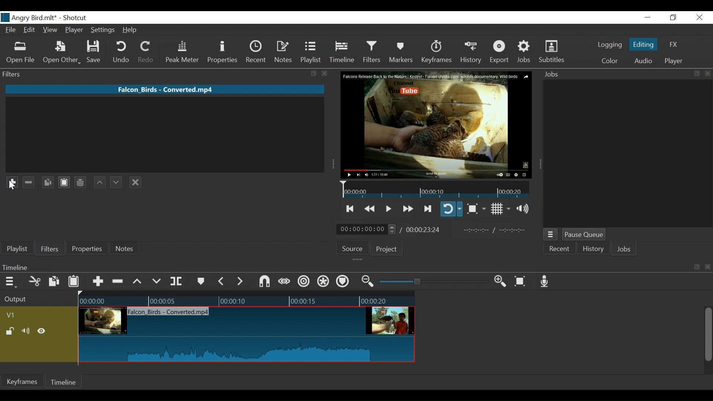  I want to click on Jobs, so click(554, 75).